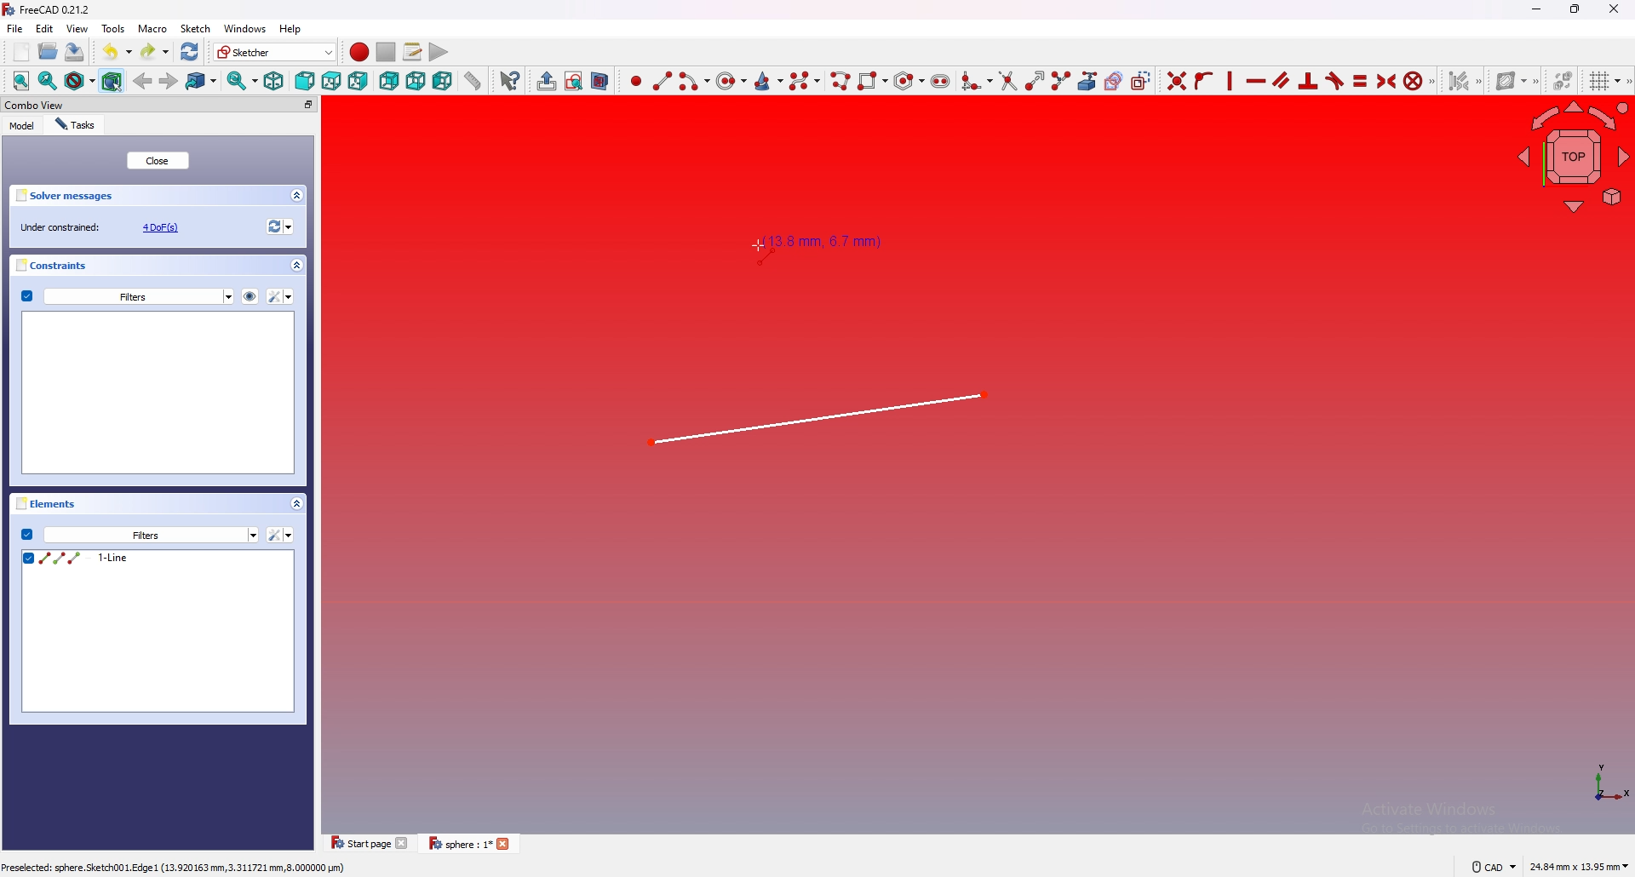 This screenshot has height=877, width=1635. What do you see at coordinates (105, 226) in the screenshot?
I see `Under constrained` at bounding box center [105, 226].